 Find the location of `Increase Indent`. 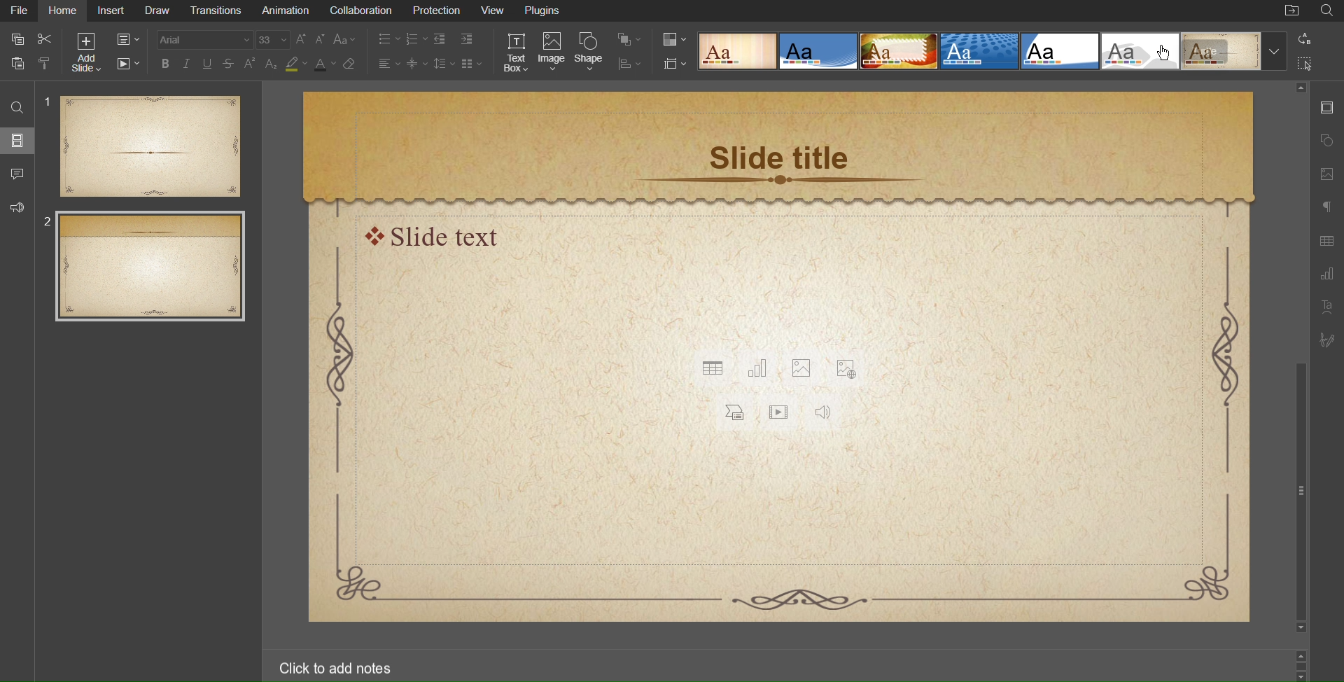

Increase Indent is located at coordinates (468, 39).